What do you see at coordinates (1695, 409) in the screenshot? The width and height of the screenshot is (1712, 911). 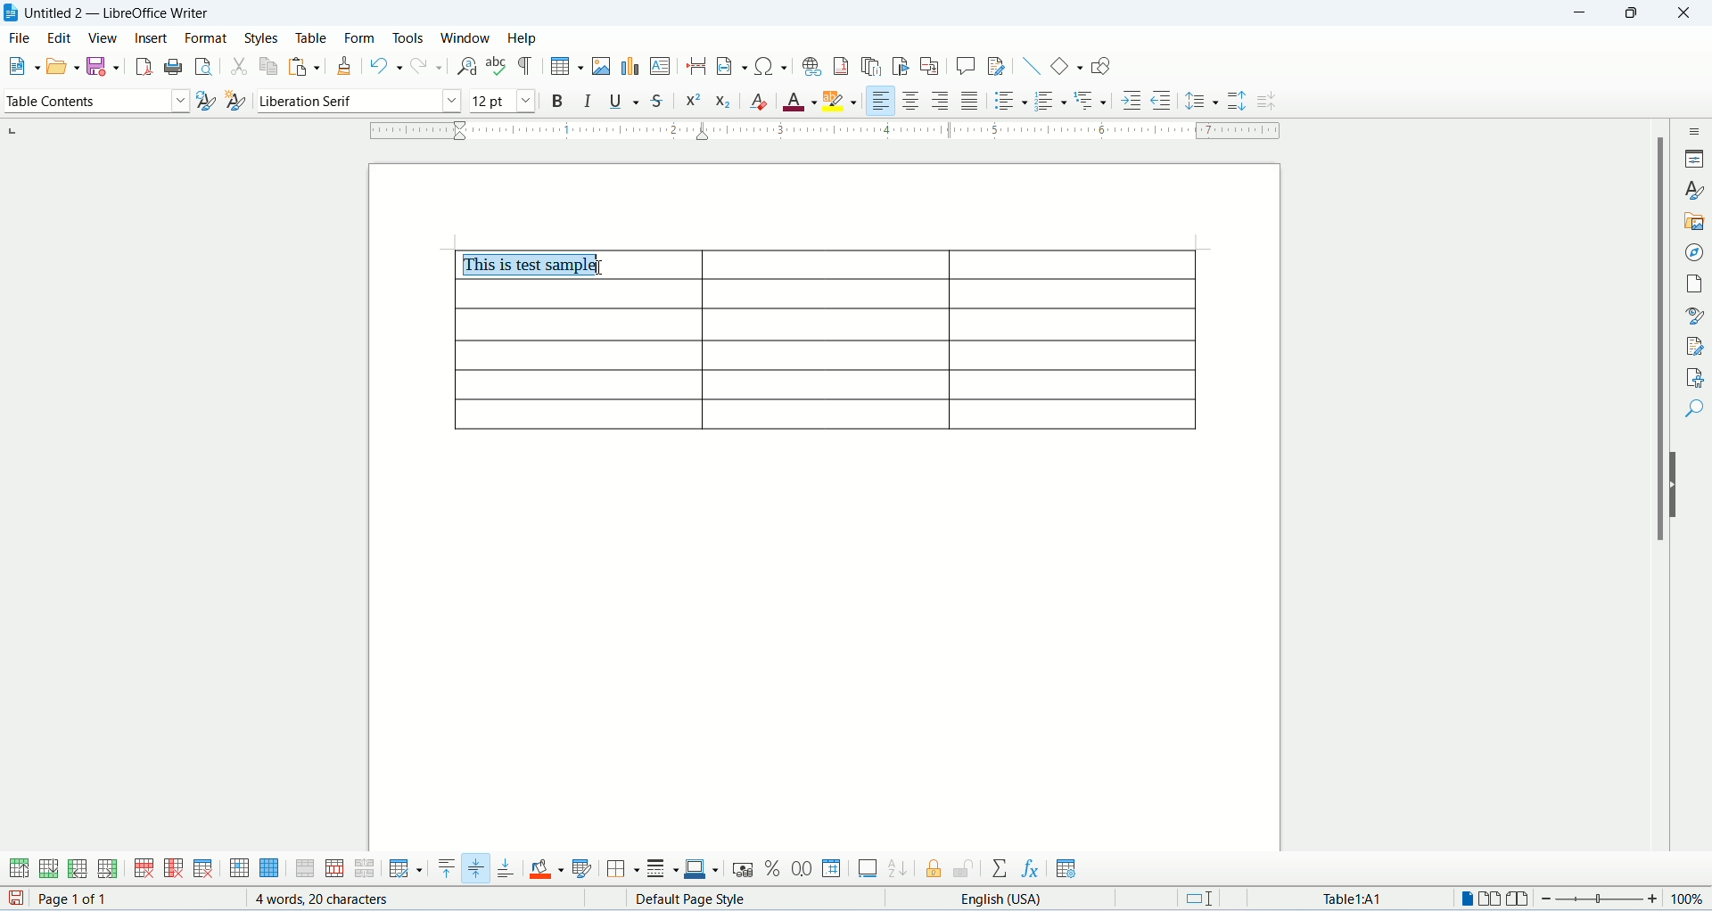 I see `find` at bounding box center [1695, 409].